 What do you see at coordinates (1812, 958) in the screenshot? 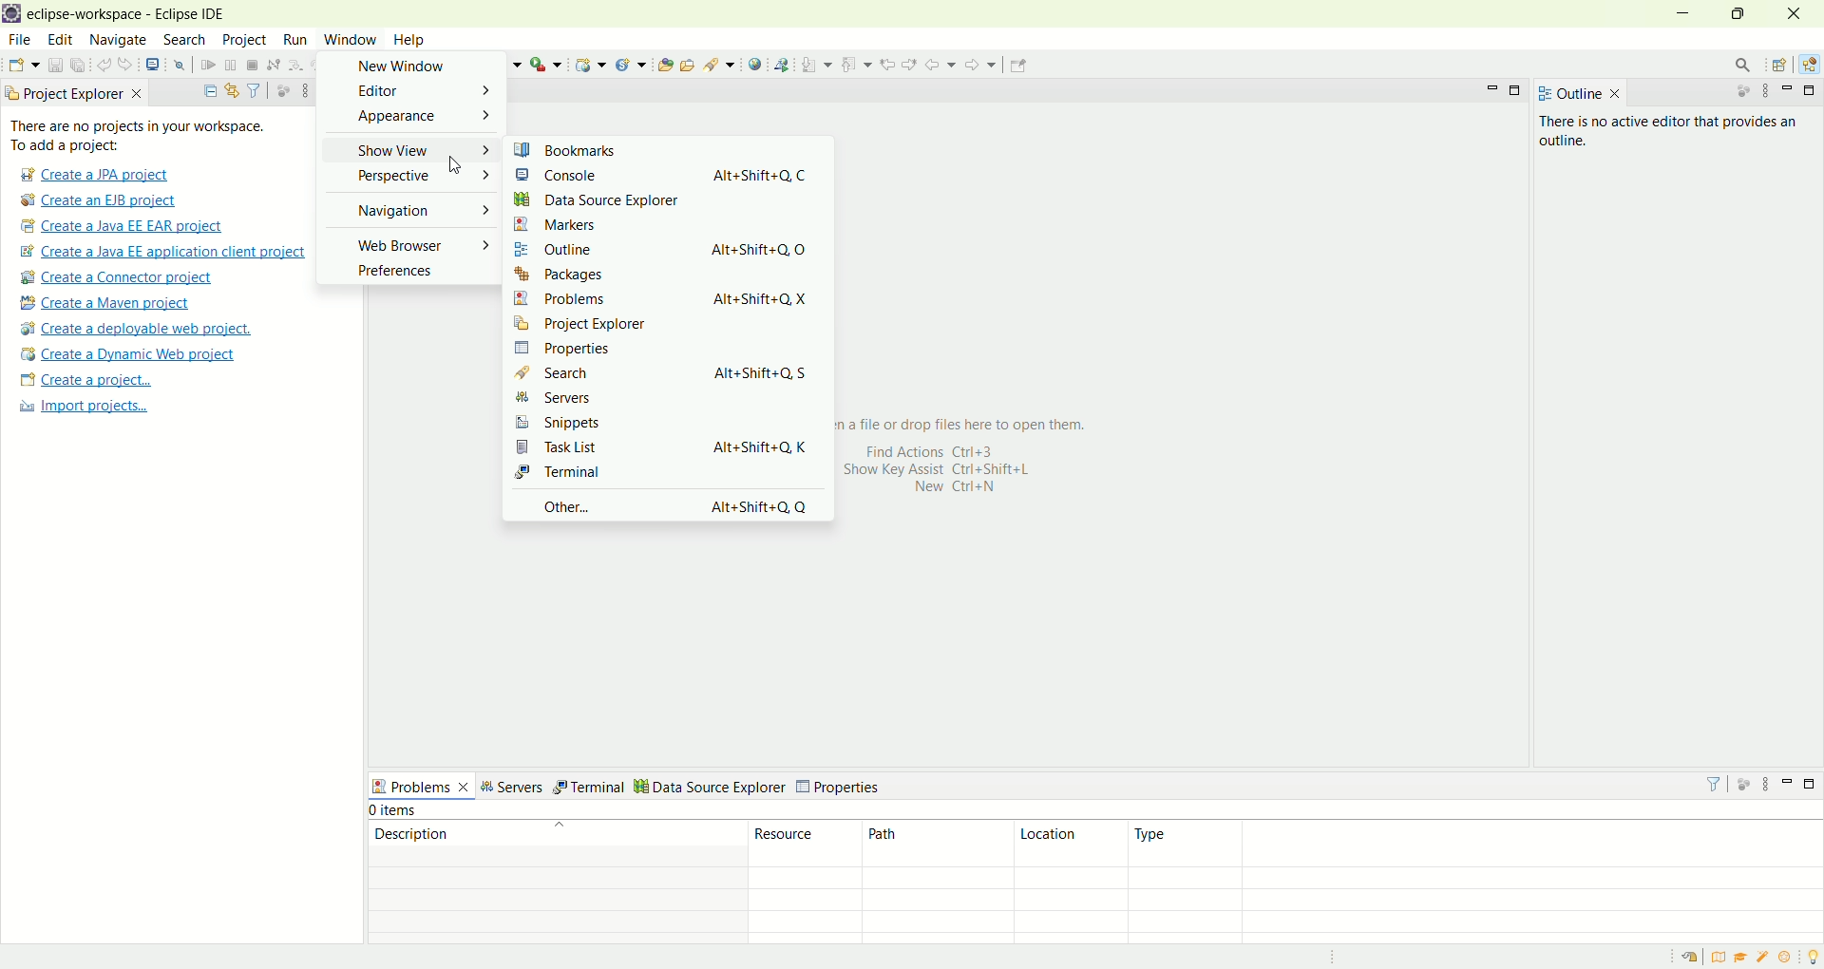
I see `tip of the day` at bounding box center [1812, 958].